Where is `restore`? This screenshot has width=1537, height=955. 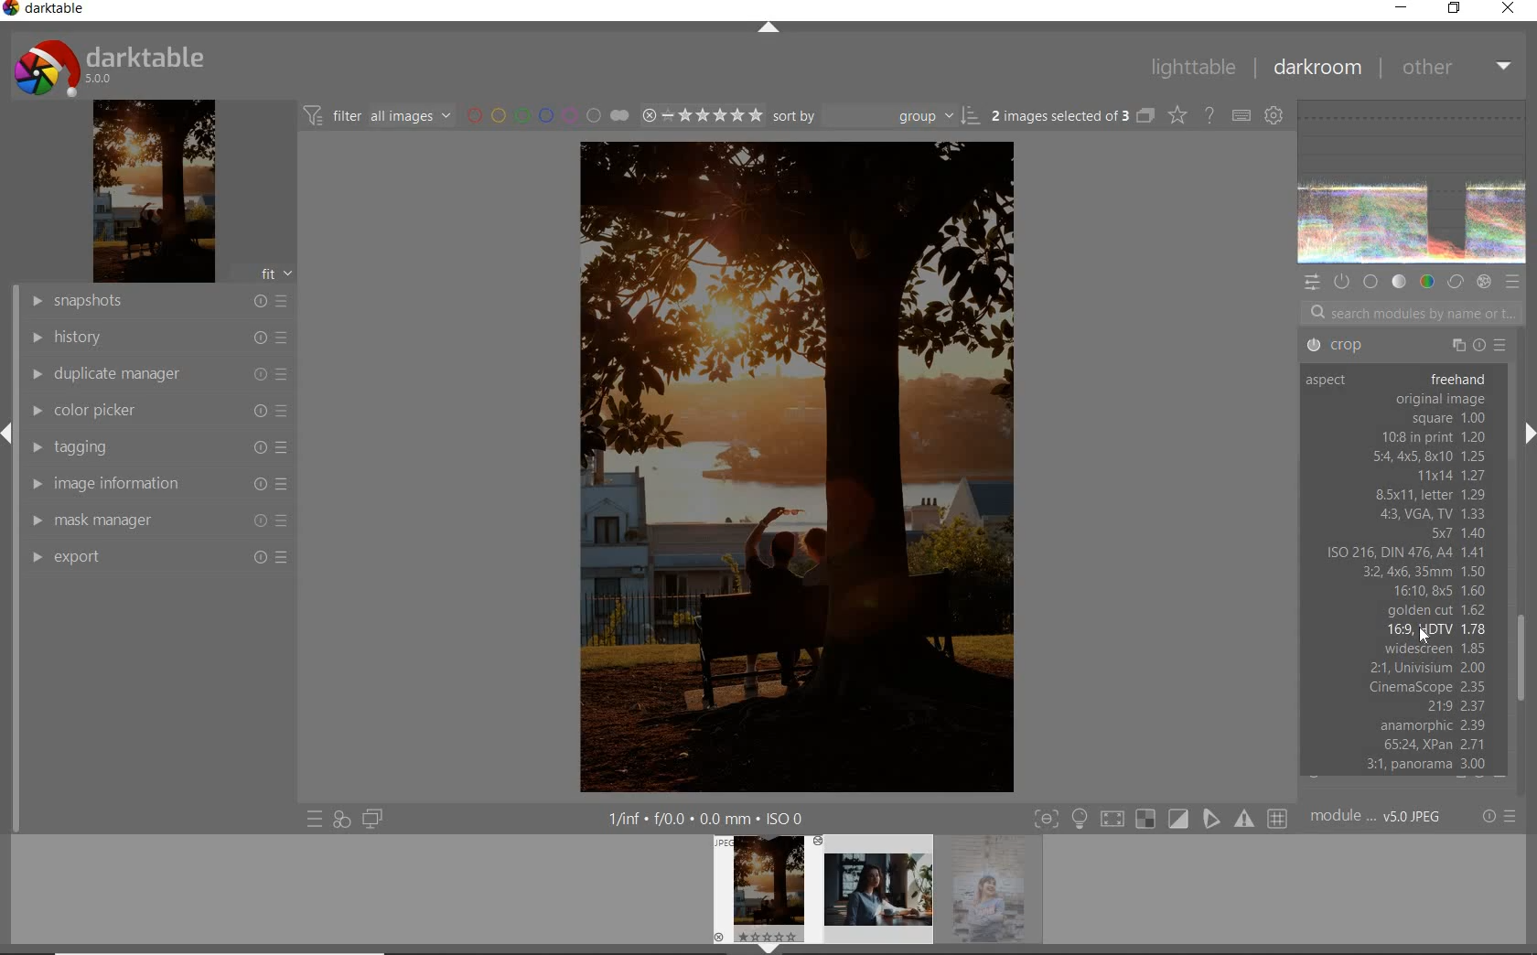
restore is located at coordinates (1454, 9).